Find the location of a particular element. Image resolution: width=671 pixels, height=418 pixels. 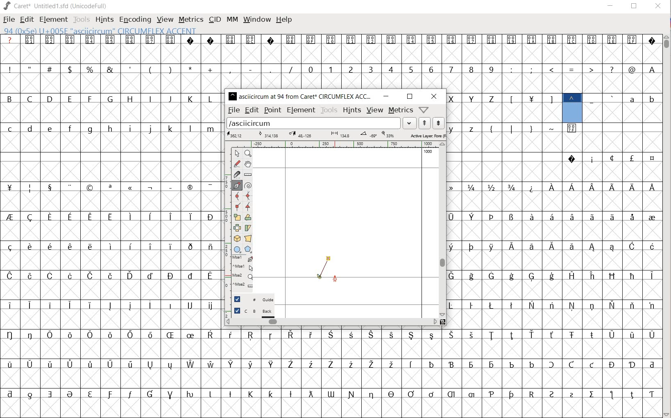

HELP is located at coordinates (284, 19).